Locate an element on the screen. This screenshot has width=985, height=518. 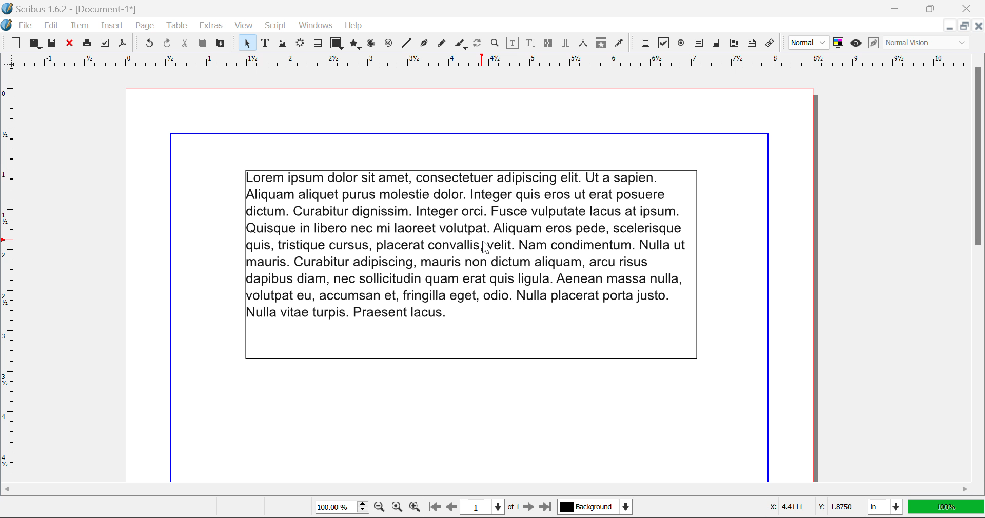
Image Frame is located at coordinates (282, 45).